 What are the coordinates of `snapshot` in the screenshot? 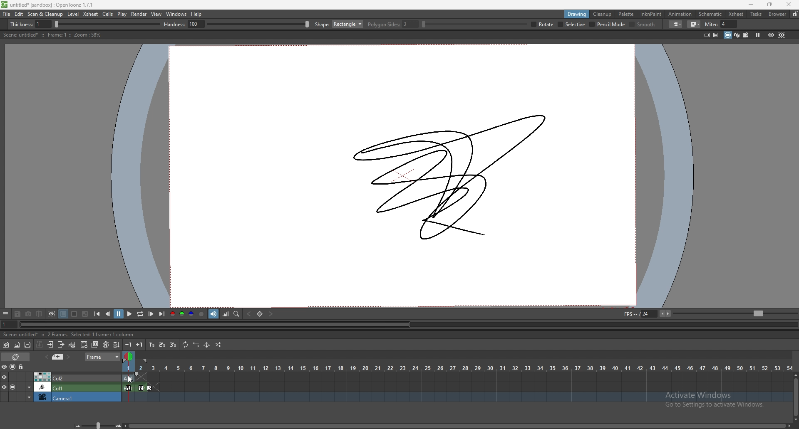 It's located at (29, 314).